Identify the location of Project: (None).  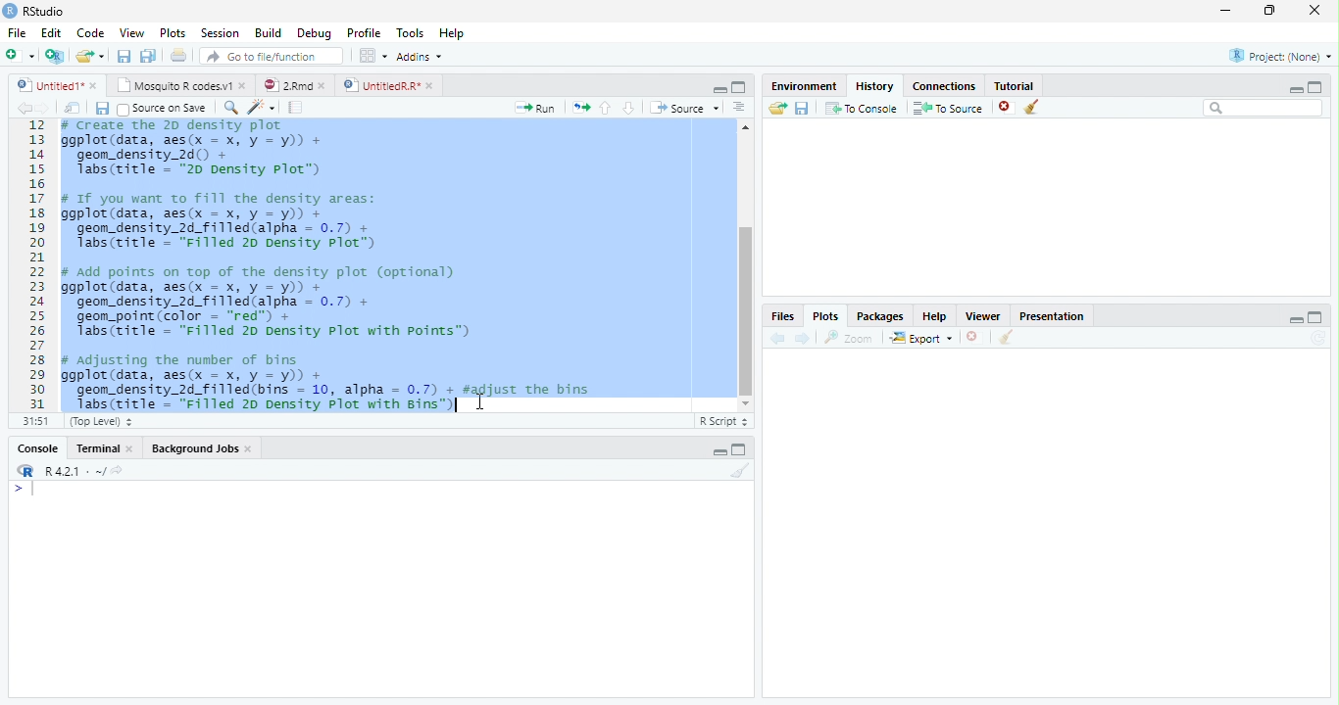
(1279, 56).